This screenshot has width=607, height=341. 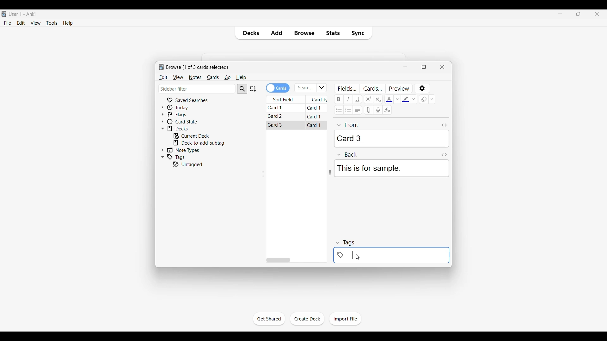 I want to click on Horizontal slide bar, so click(x=278, y=260).